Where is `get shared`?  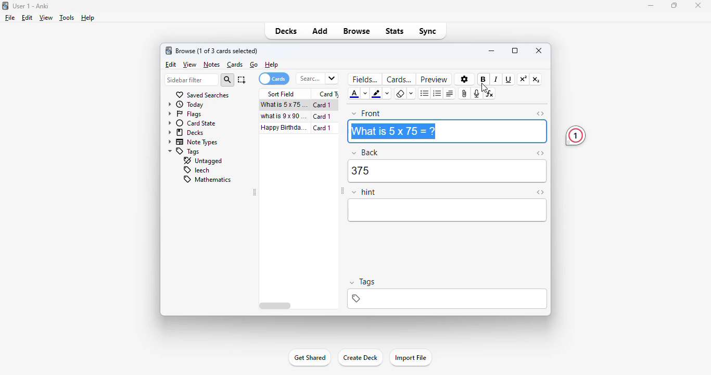
get shared is located at coordinates (309, 358).